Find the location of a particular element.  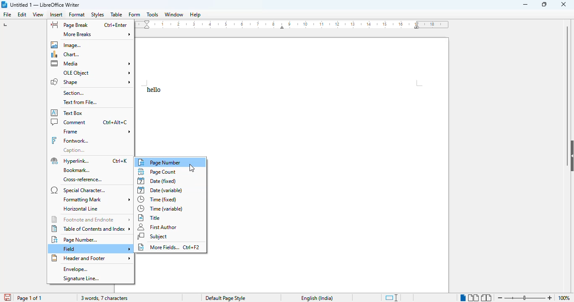

more breaks is located at coordinates (97, 34).